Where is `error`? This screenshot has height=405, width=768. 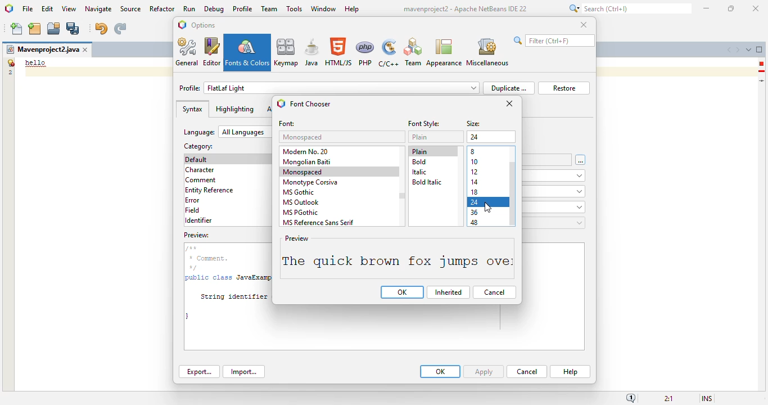 error is located at coordinates (761, 64).